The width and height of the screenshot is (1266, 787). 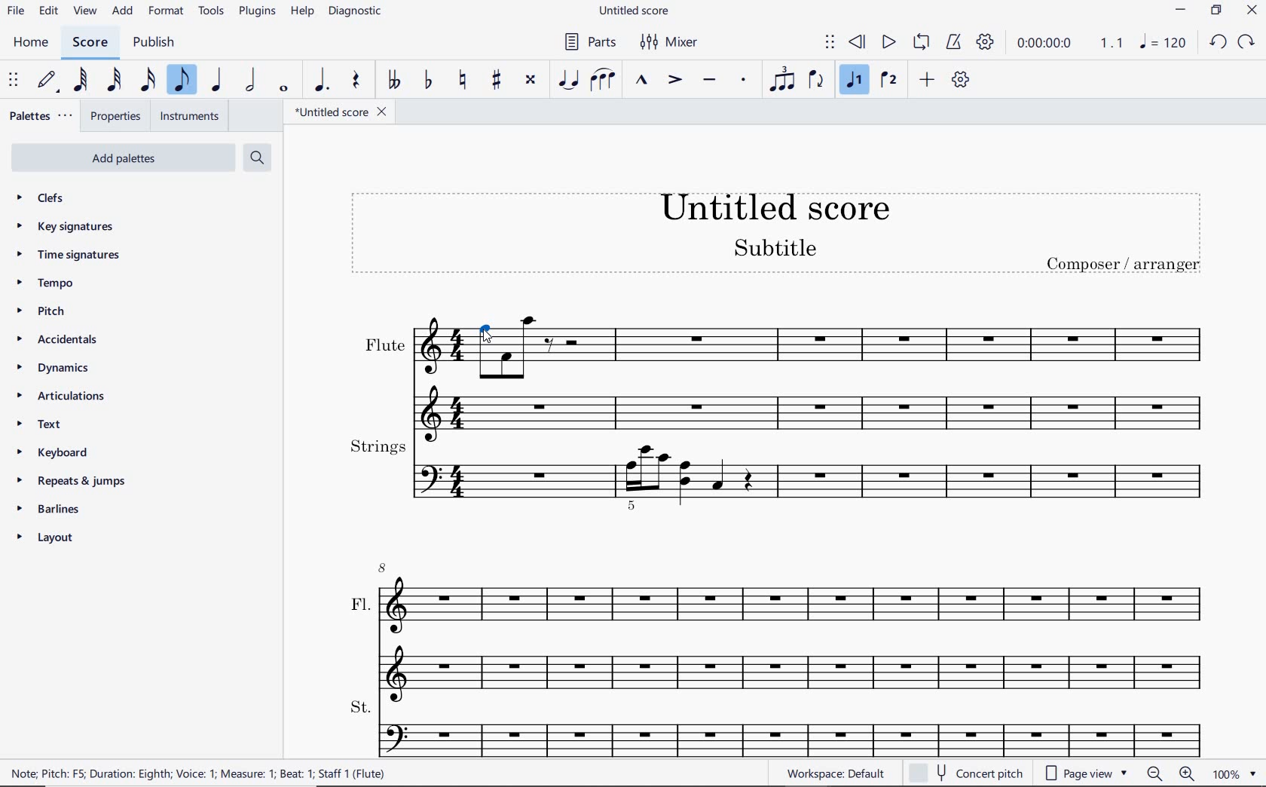 I want to click on text, so click(x=47, y=426).